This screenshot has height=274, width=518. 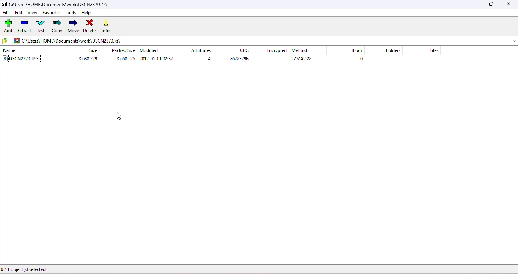 I want to click on file, so click(x=6, y=12).